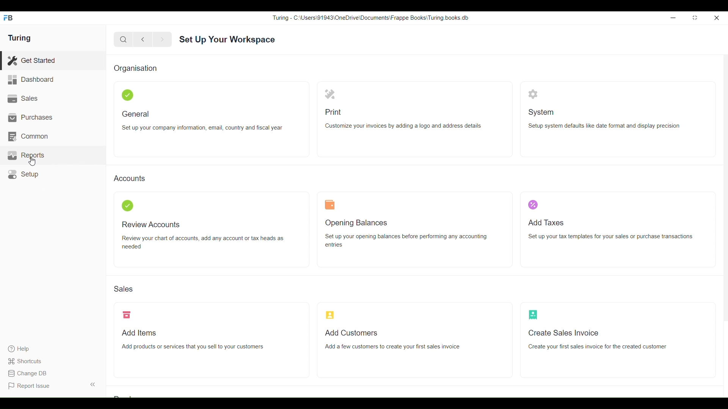 This screenshot has width=728, height=409. I want to click on Accounts, so click(130, 178).